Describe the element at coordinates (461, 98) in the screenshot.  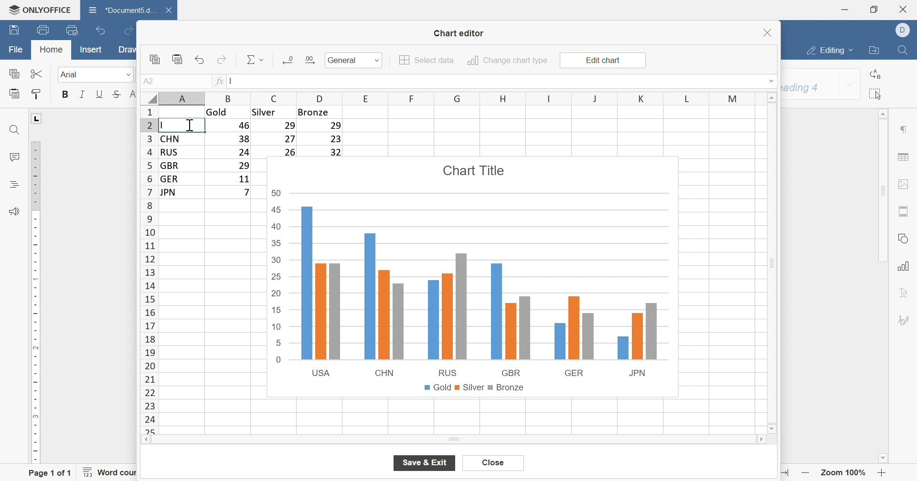
I see `column names` at that location.